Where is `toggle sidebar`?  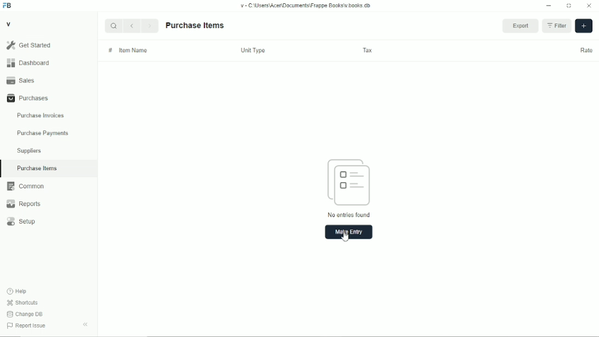 toggle sidebar is located at coordinates (86, 324).